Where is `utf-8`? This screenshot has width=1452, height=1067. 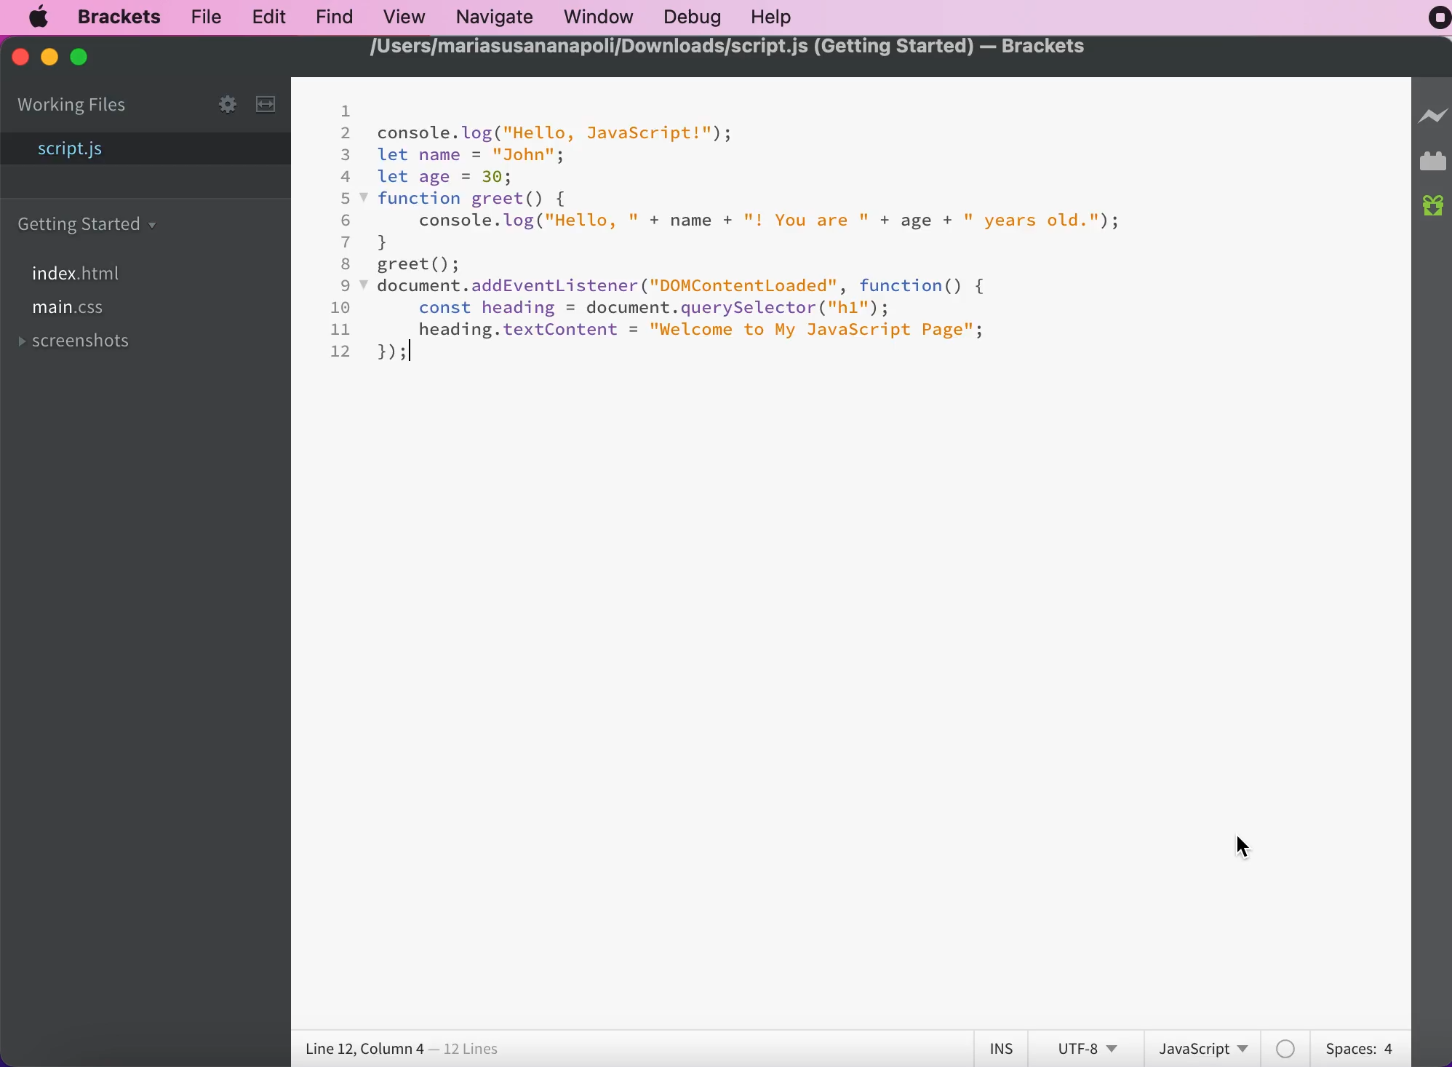 utf-8 is located at coordinates (1085, 1047).